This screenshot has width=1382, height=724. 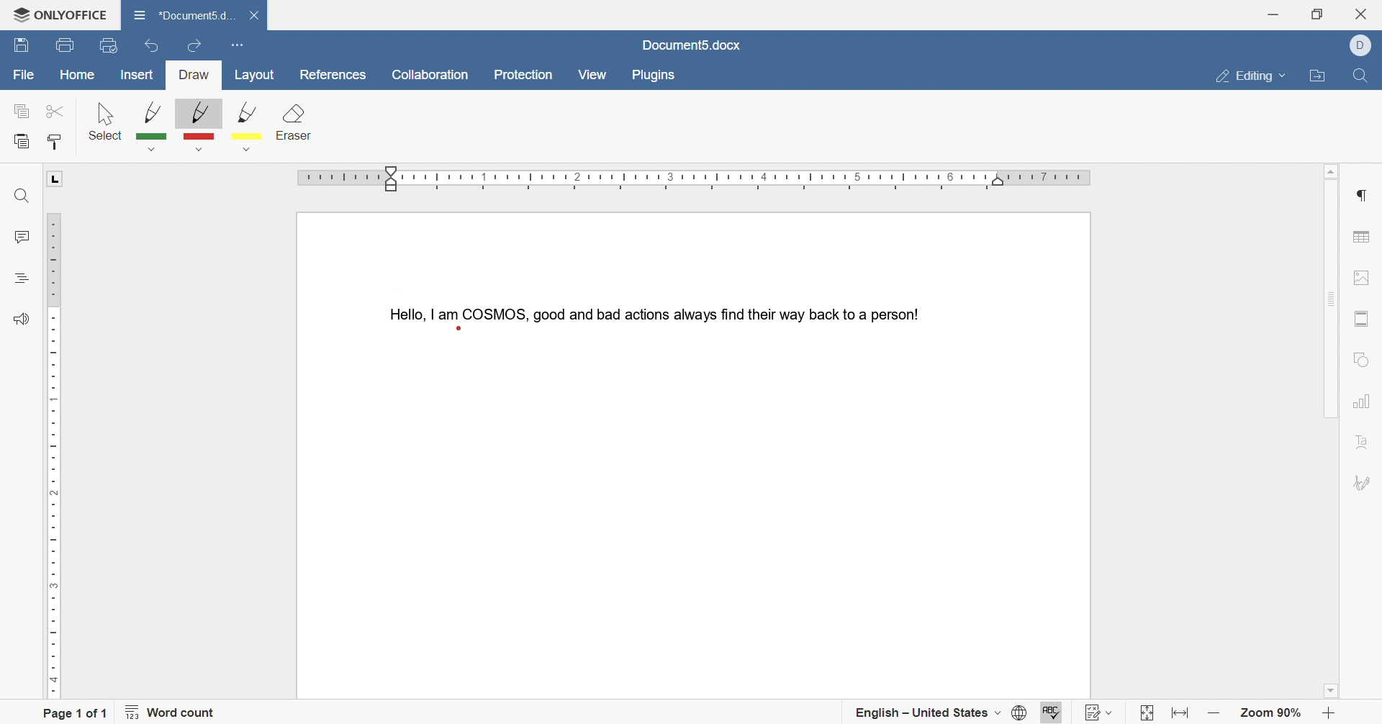 I want to click on ruler, so click(x=52, y=453).